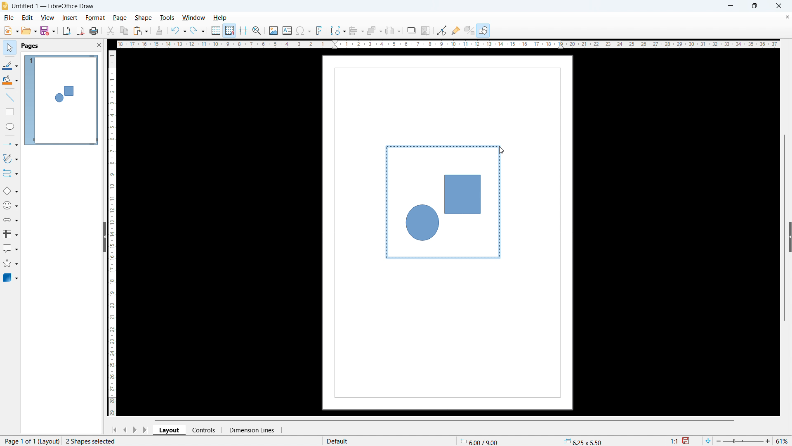  I want to click on page 1 of 1 (layout), so click(31, 441).